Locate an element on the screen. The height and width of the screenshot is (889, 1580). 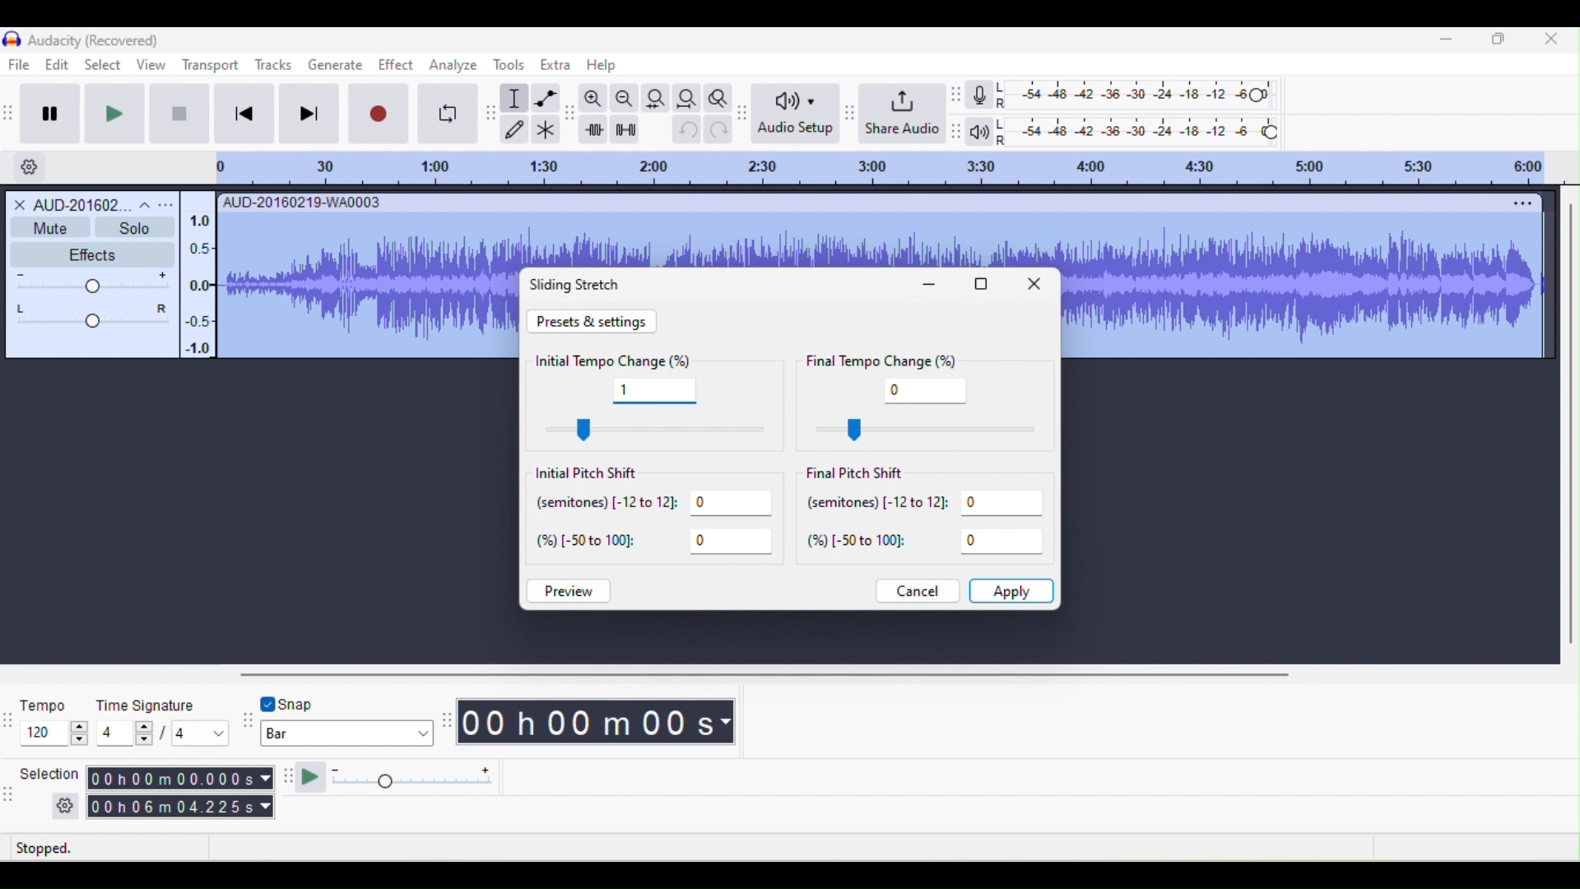
selection is located at coordinates (47, 789).